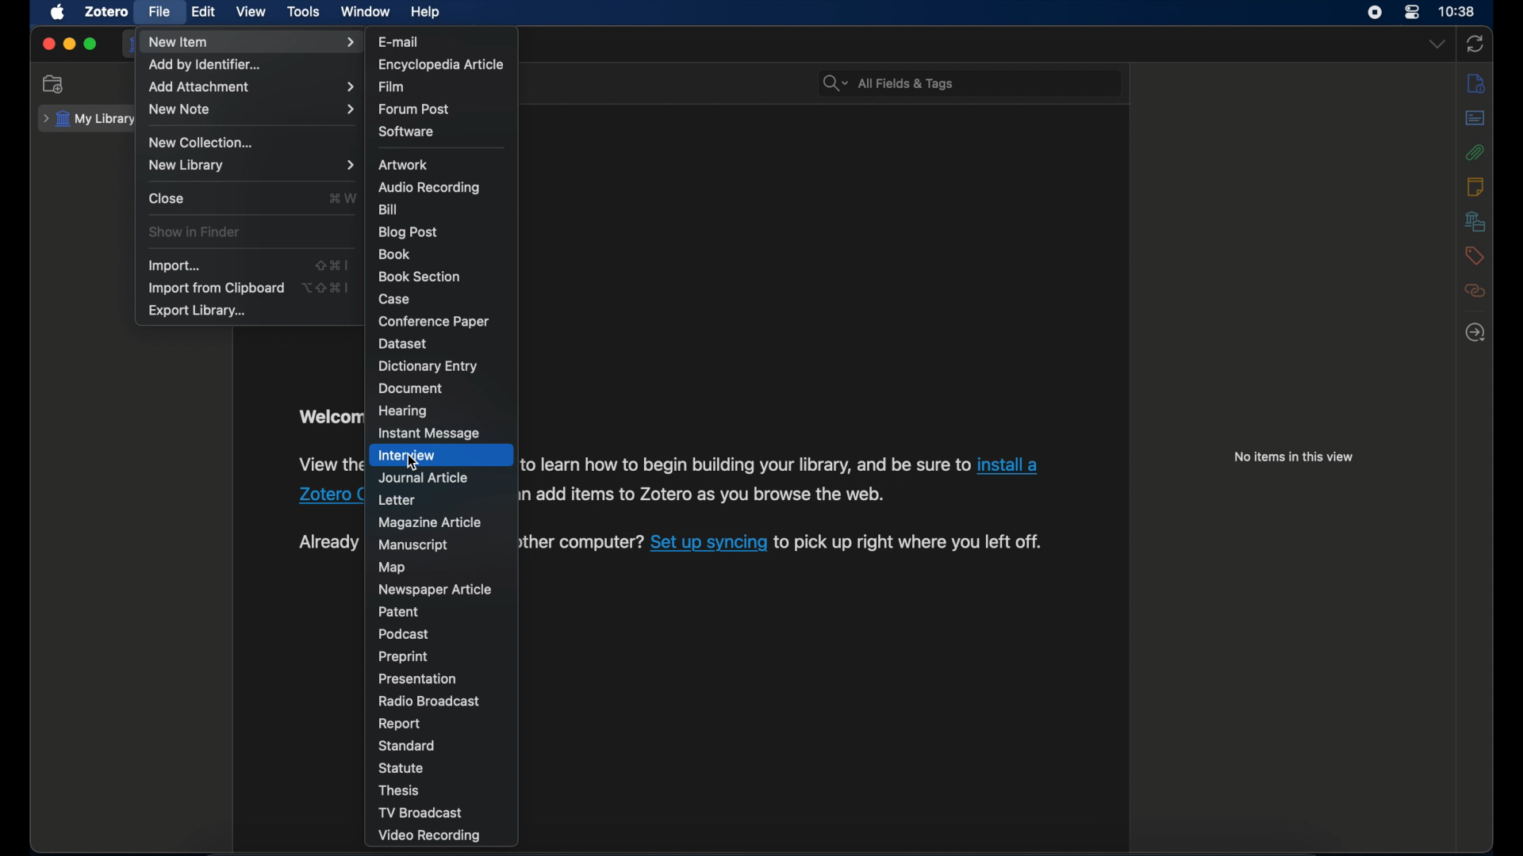  What do you see at coordinates (428, 366) in the screenshot?
I see `dictionary entry` at bounding box center [428, 366].